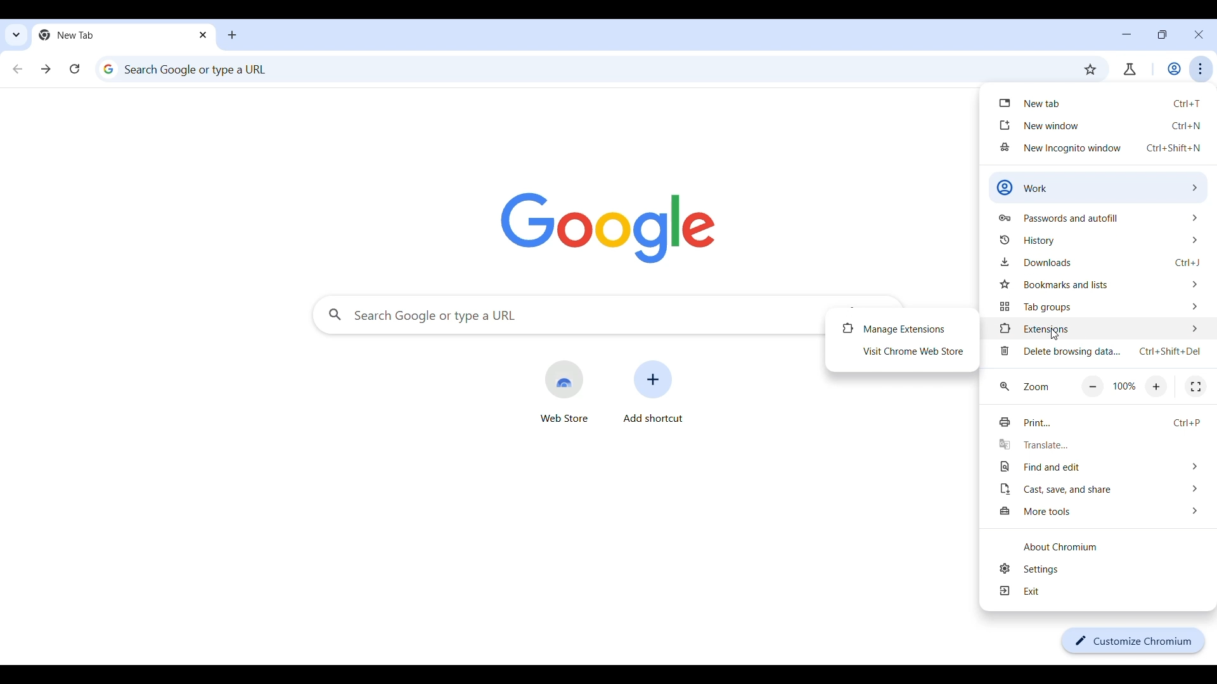 The width and height of the screenshot is (1217, 684). I want to click on Search Google or enter web link, so click(578, 69).